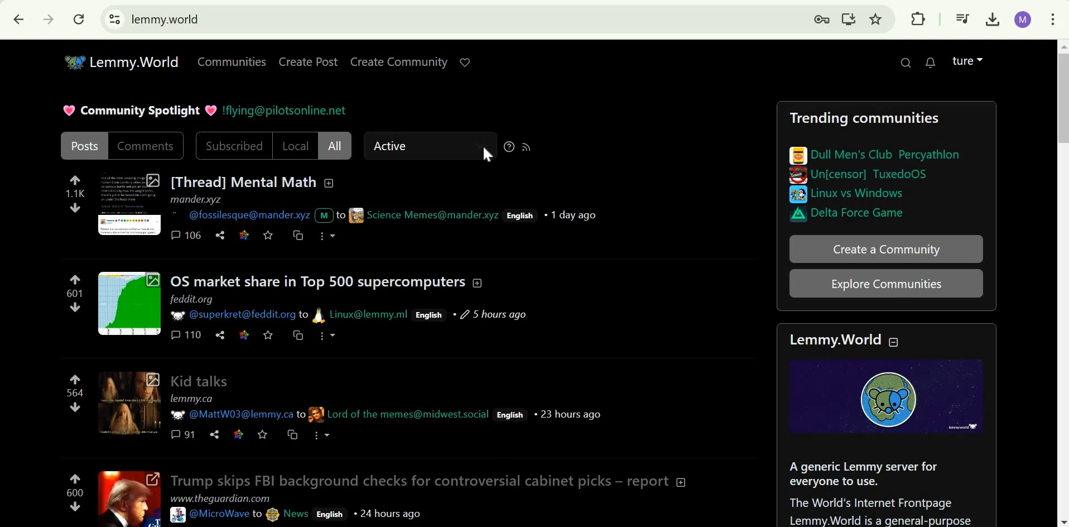 The height and width of the screenshot is (527, 1069). What do you see at coordinates (192, 299) in the screenshot?
I see `feddit.org` at bounding box center [192, 299].